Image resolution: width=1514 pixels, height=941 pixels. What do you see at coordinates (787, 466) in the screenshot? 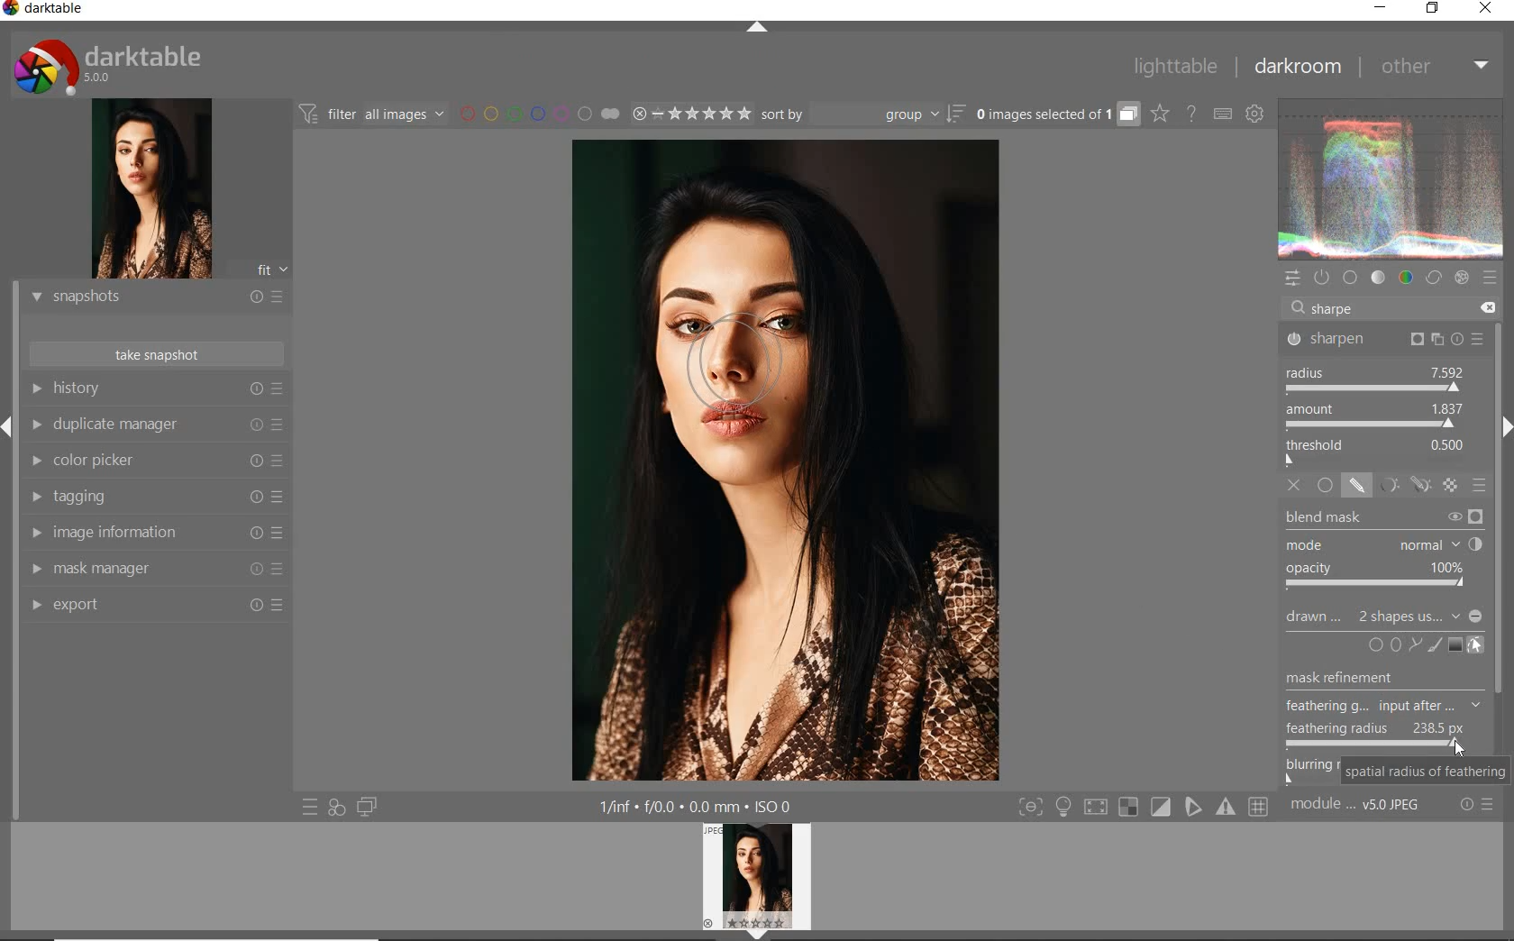
I see `selected image` at bounding box center [787, 466].